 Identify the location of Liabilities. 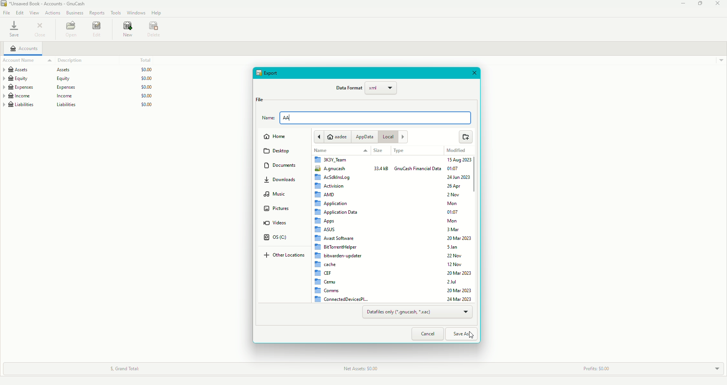
(79, 106).